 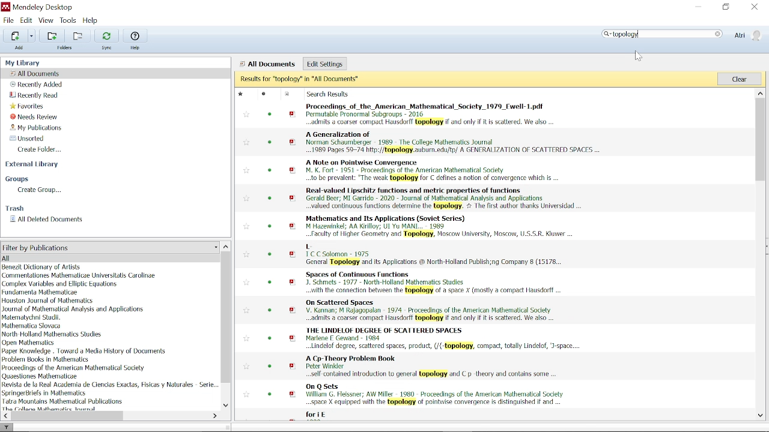 I want to click on Add folders, so click(x=53, y=36).